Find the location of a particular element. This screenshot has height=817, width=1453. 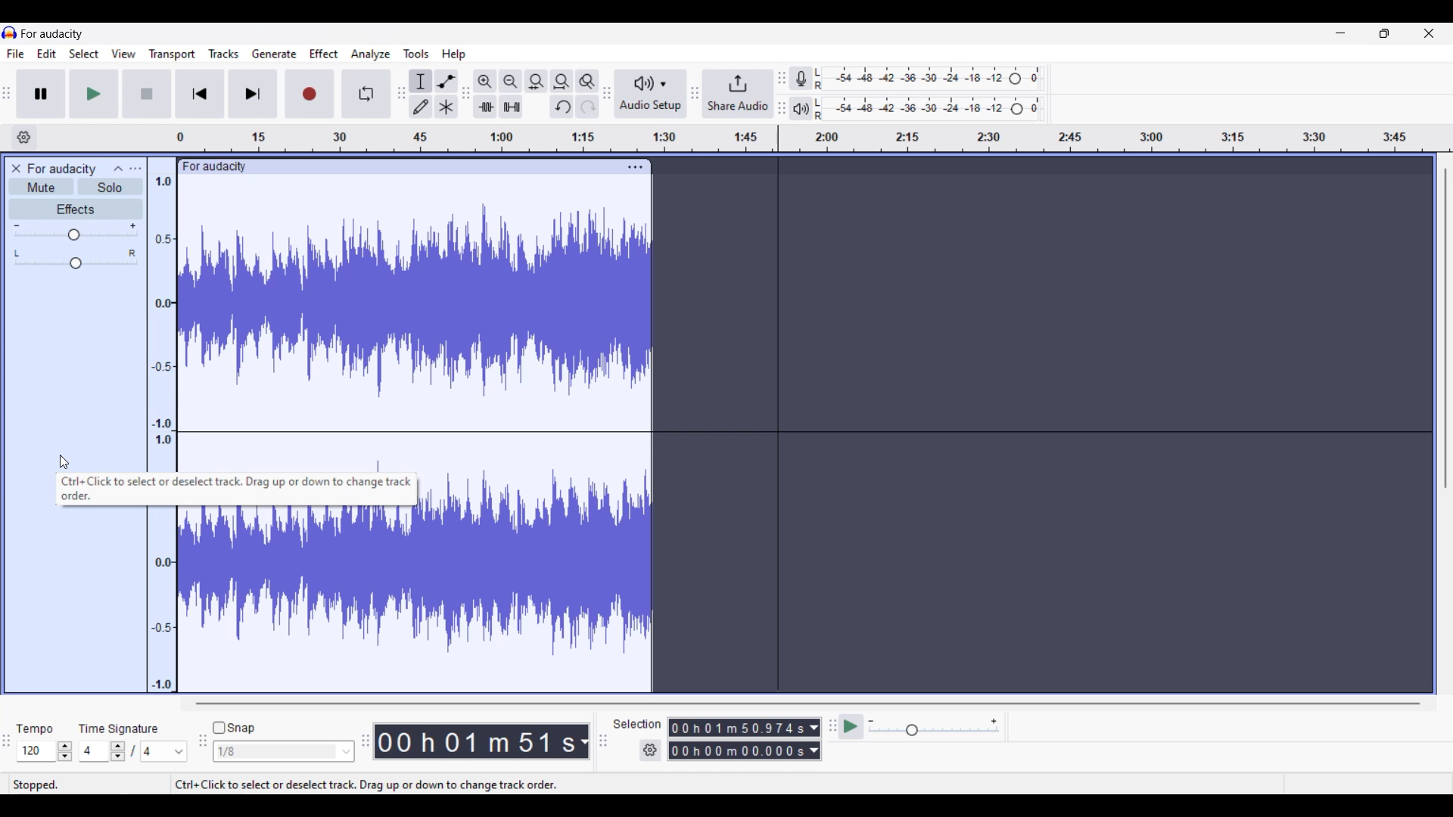

for audacity is located at coordinates (63, 169).